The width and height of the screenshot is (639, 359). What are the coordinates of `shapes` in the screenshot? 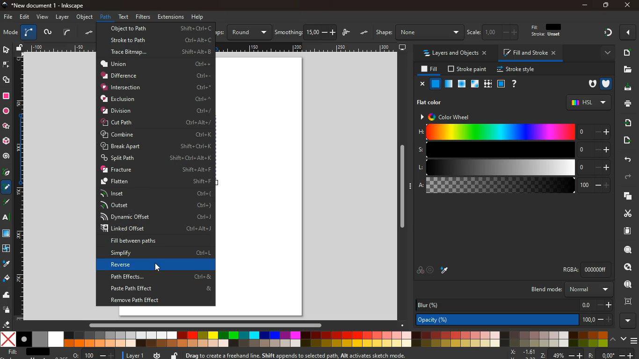 It's located at (7, 80).